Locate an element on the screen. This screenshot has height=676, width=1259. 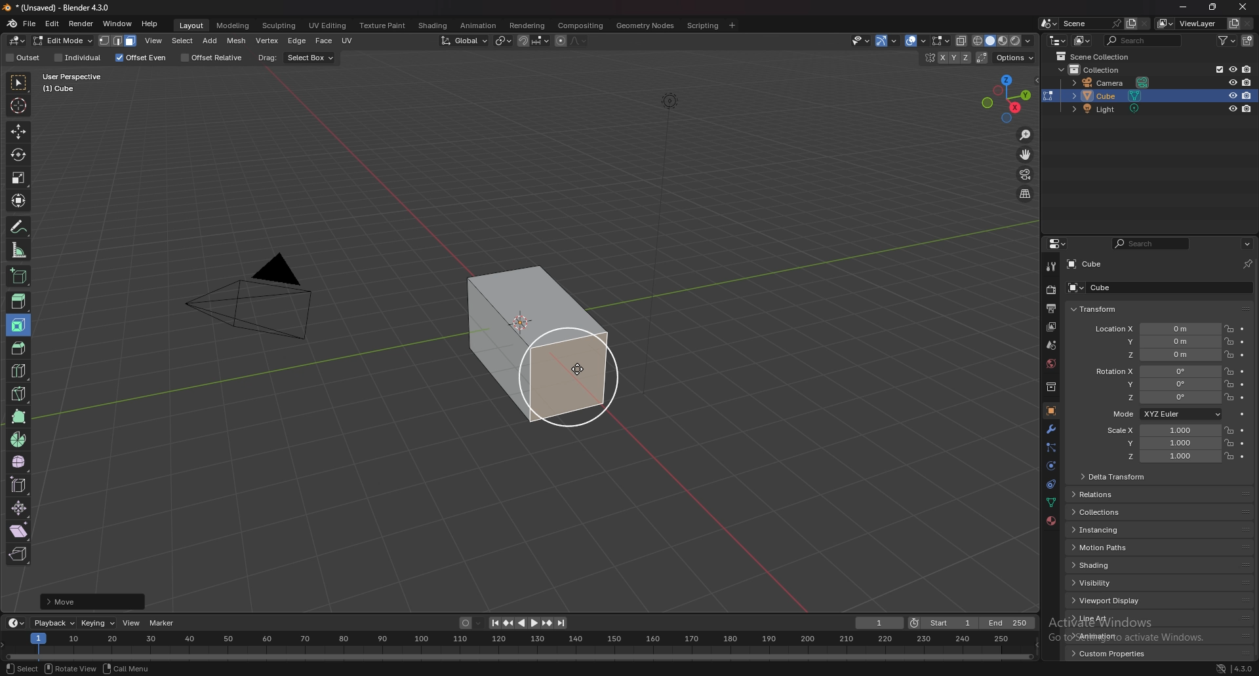
cube is located at coordinates (1087, 264).